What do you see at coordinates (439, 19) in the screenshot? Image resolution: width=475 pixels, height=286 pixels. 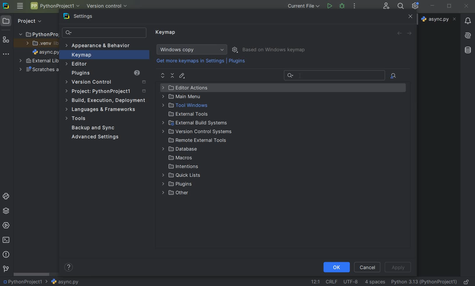 I see `file name` at bounding box center [439, 19].